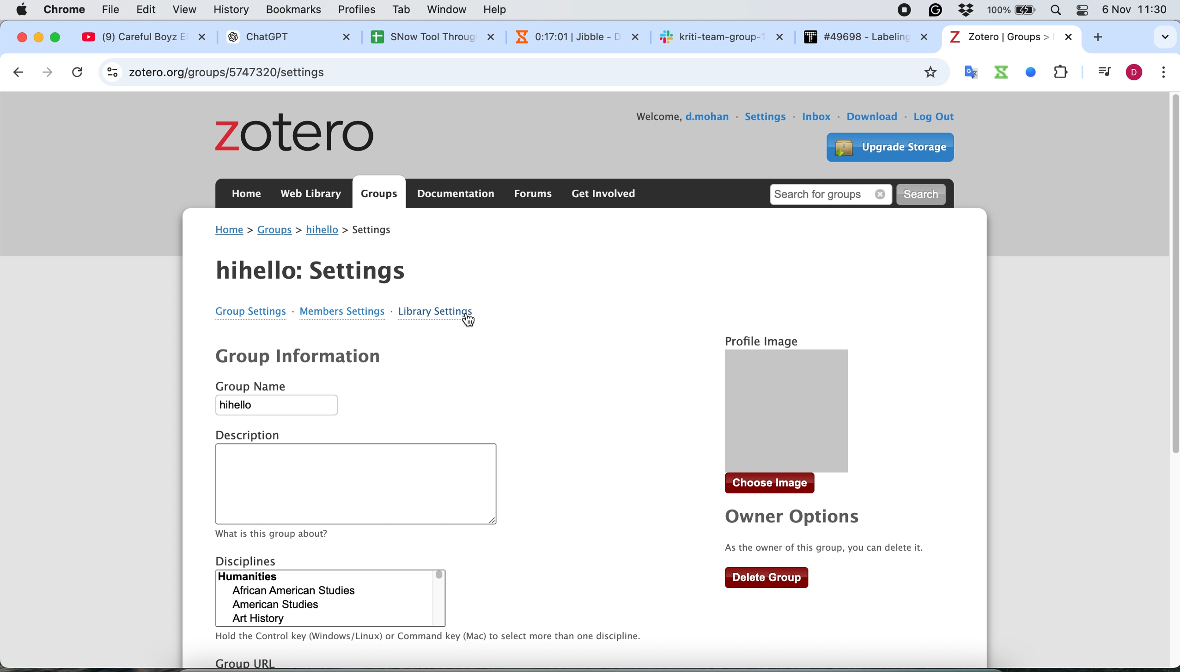 Image resolution: width=1180 pixels, height=672 pixels. What do you see at coordinates (286, 37) in the screenshot?
I see `® ChatGPT X` at bounding box center [286, 37].